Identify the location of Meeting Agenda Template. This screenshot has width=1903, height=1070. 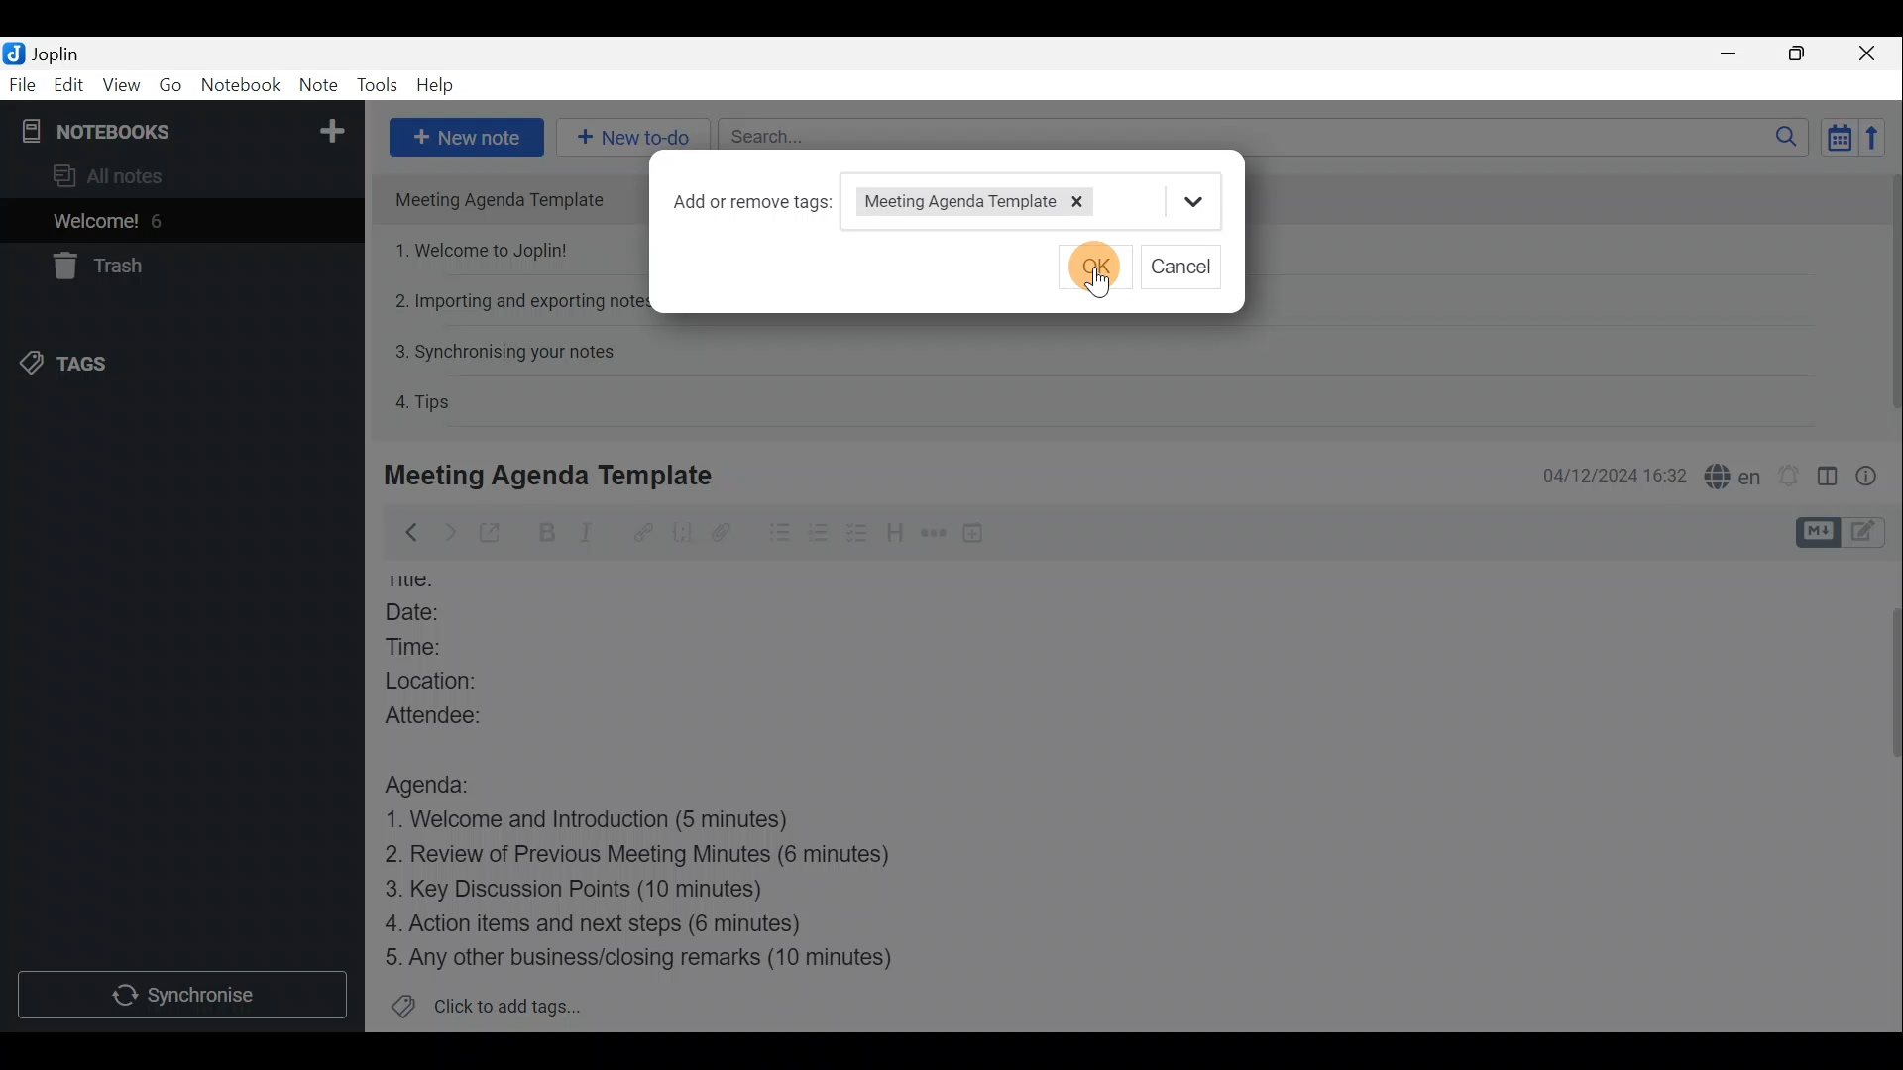
(950, 202).